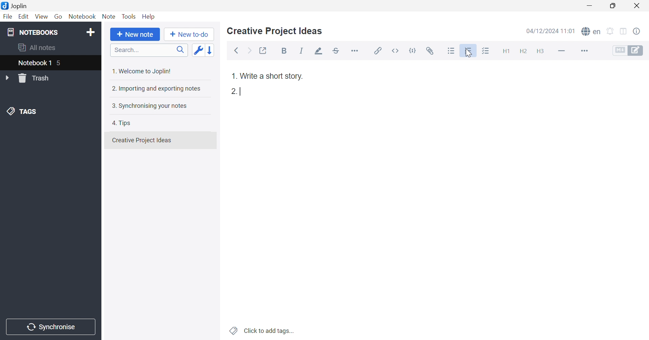  What do you see at coordinates (623, 30) in the screenshot?
I see `Toggle editors layout` at bounding box center [623, 30].